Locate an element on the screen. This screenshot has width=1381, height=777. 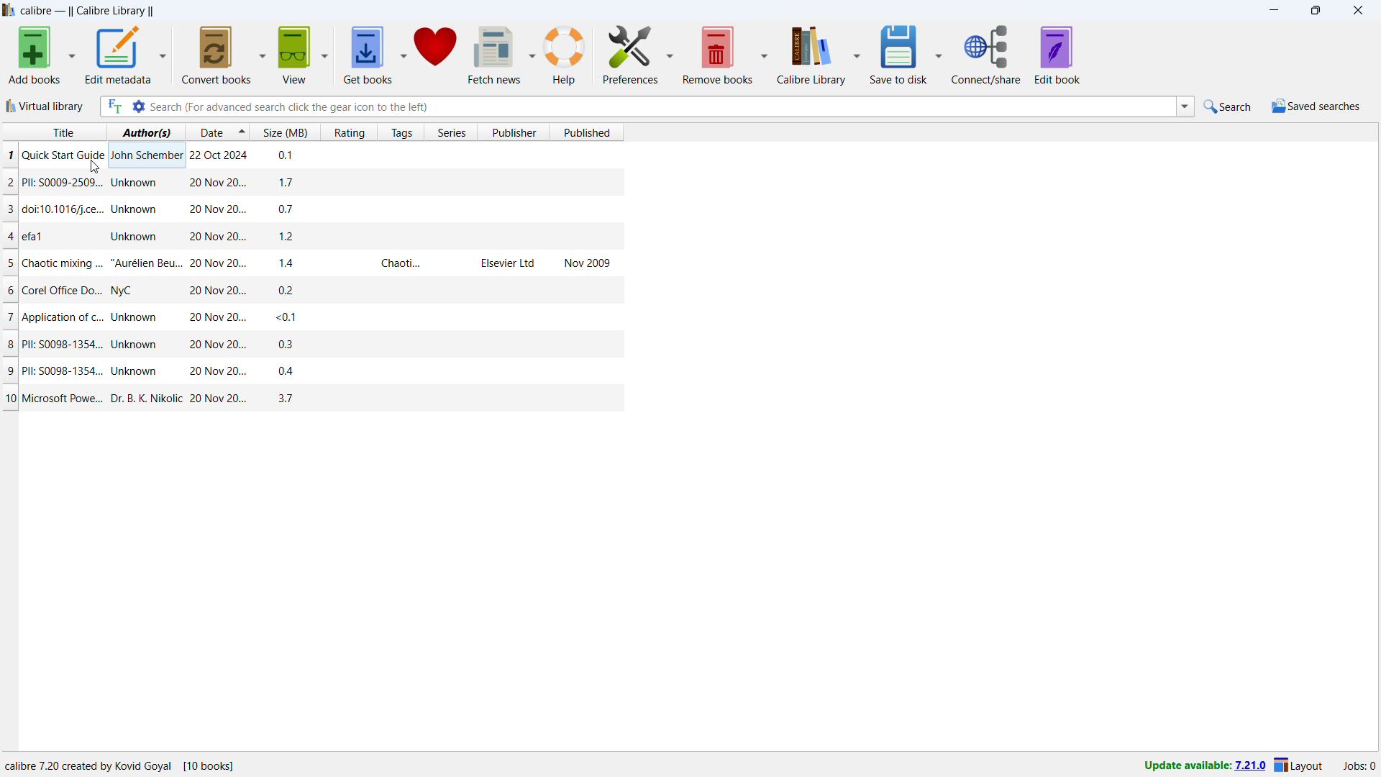
layout is located at coordinates (1300, 765).